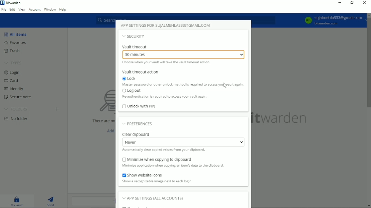  I want to click on On restart, so click(184, 54).